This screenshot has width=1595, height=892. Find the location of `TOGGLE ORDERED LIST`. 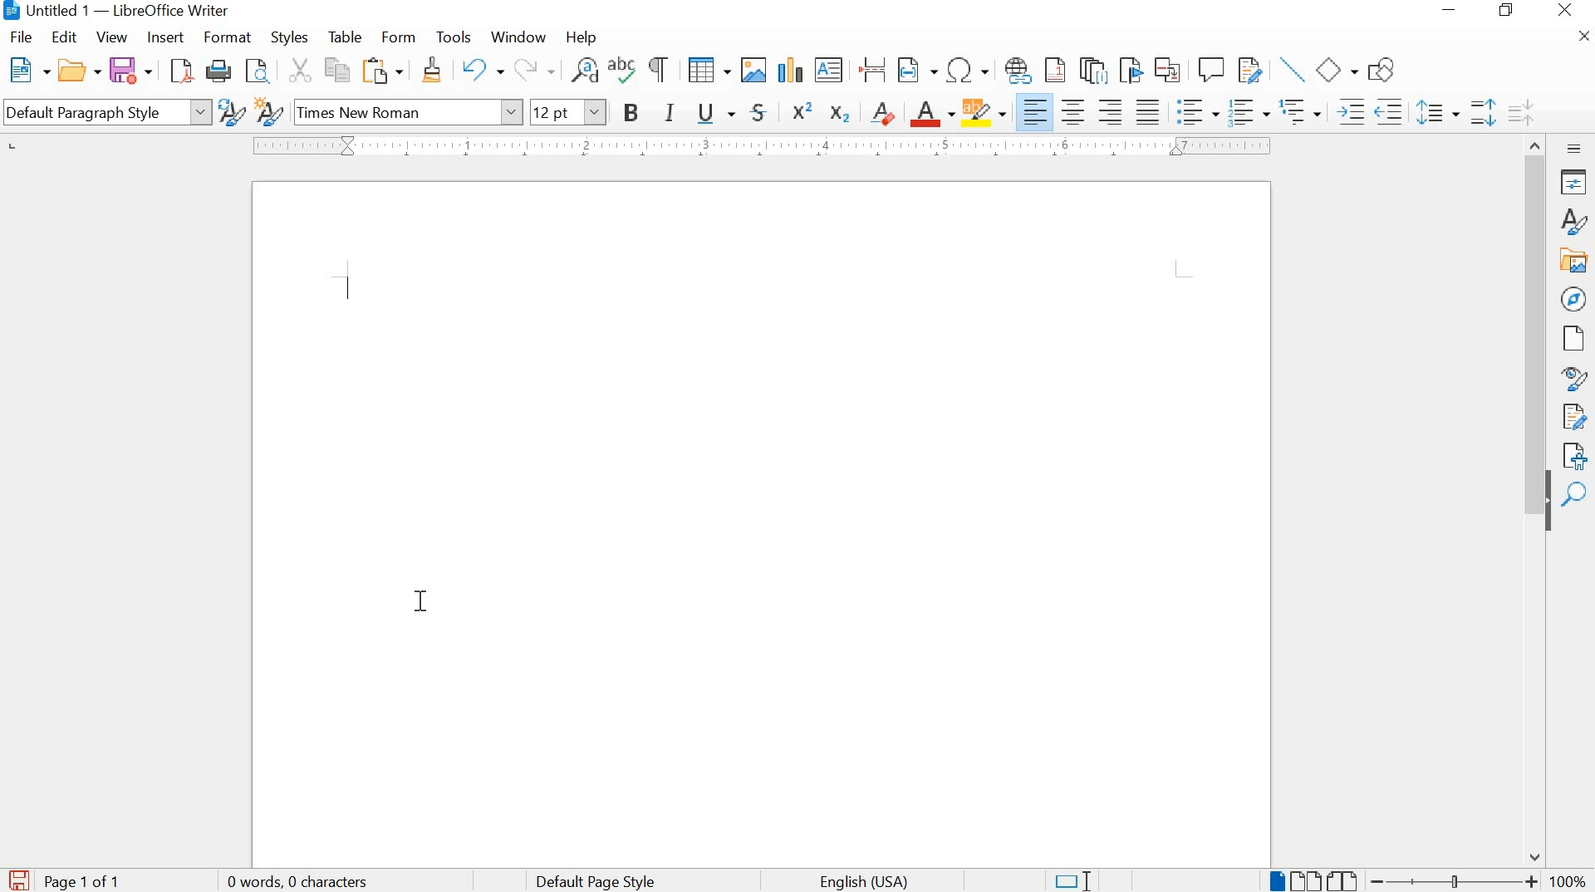

TOGGLE ORDERED LIST is located at coordinates (1249, 112).